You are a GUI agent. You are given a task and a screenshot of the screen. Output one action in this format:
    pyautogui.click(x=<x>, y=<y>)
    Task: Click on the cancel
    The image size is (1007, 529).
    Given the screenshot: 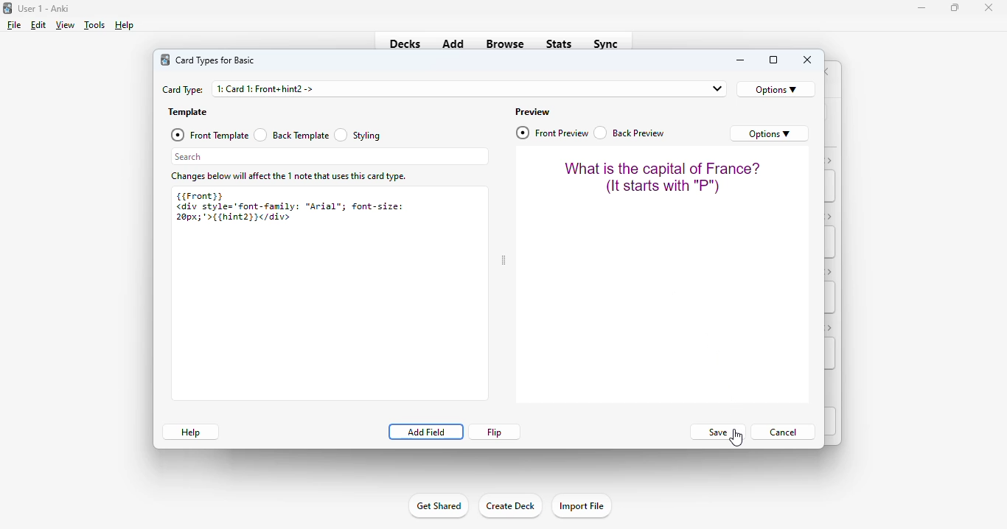 What is the action you would take?
    pyautogui.click(x=783, y=431)
    